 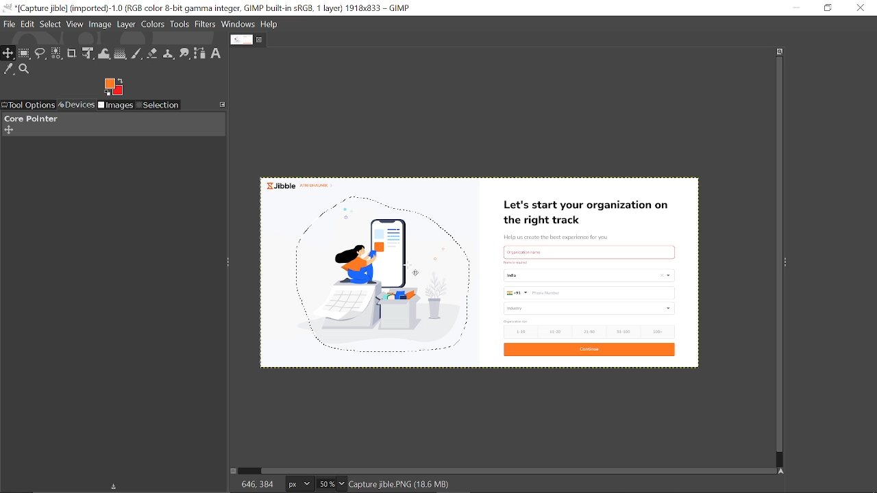 I want to click on Vertical scrollbar, so click(x=777, y=255).